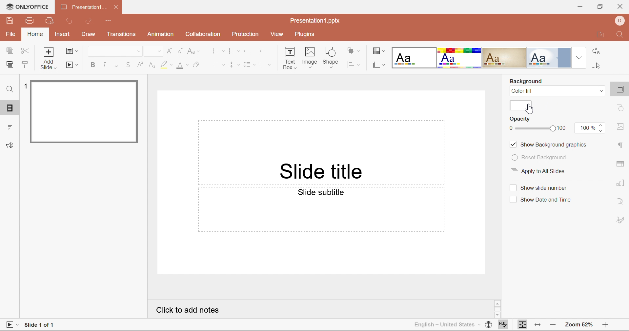 The image size is (629, 331). What do you see at coordinates (249, 64) in the screenshot?
I see `Line spacing` at bounding box center [249, 64].